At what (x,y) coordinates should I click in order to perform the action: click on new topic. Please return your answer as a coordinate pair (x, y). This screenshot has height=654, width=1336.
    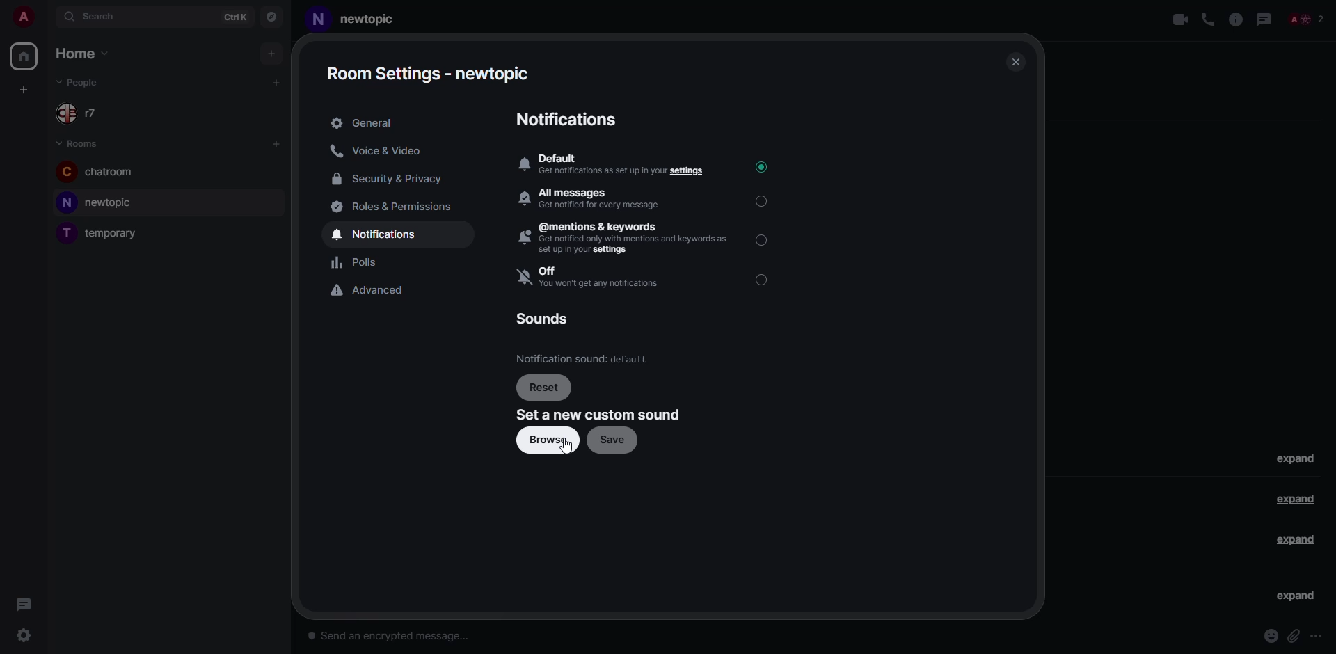
    Looking at the image, I should click on (99, 201).